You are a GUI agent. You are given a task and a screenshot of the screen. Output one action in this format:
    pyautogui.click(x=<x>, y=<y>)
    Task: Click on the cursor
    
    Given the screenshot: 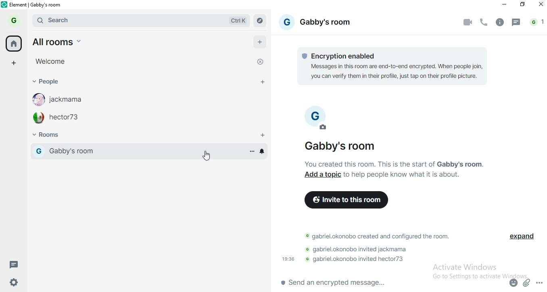 What is the action you would take?
    pyautogui.click(x=206, y=156)
    